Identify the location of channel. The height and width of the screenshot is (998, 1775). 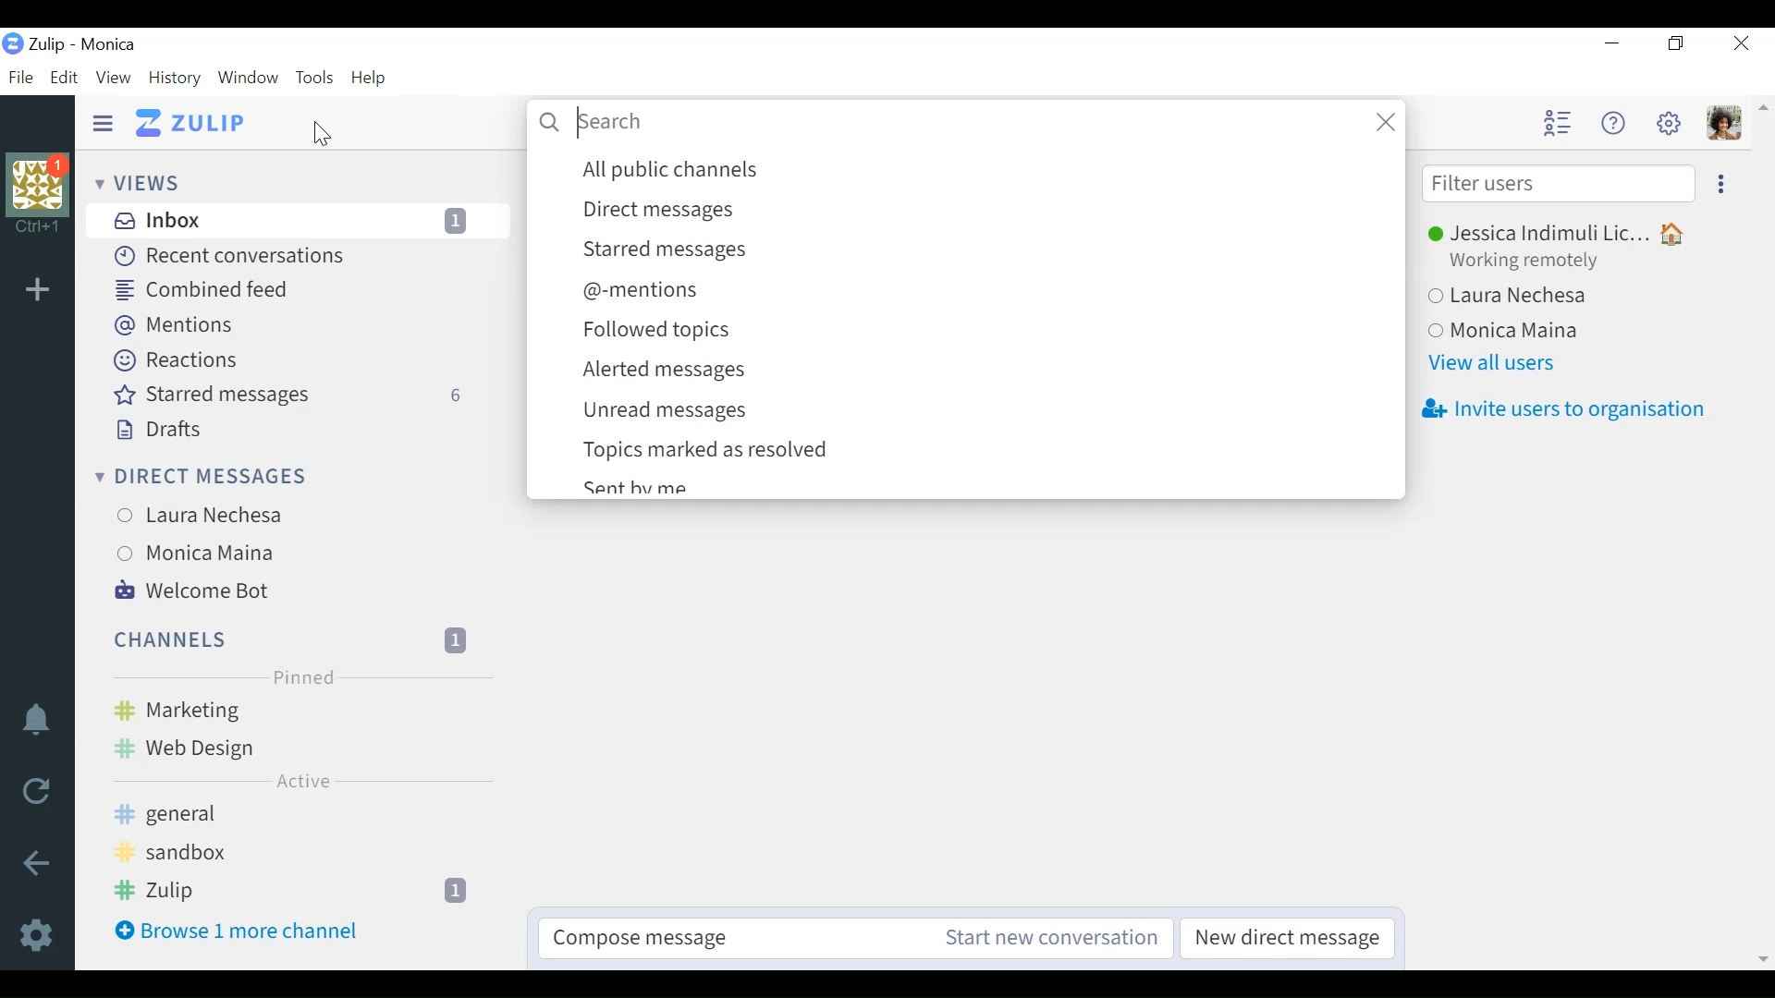
(300, 750).